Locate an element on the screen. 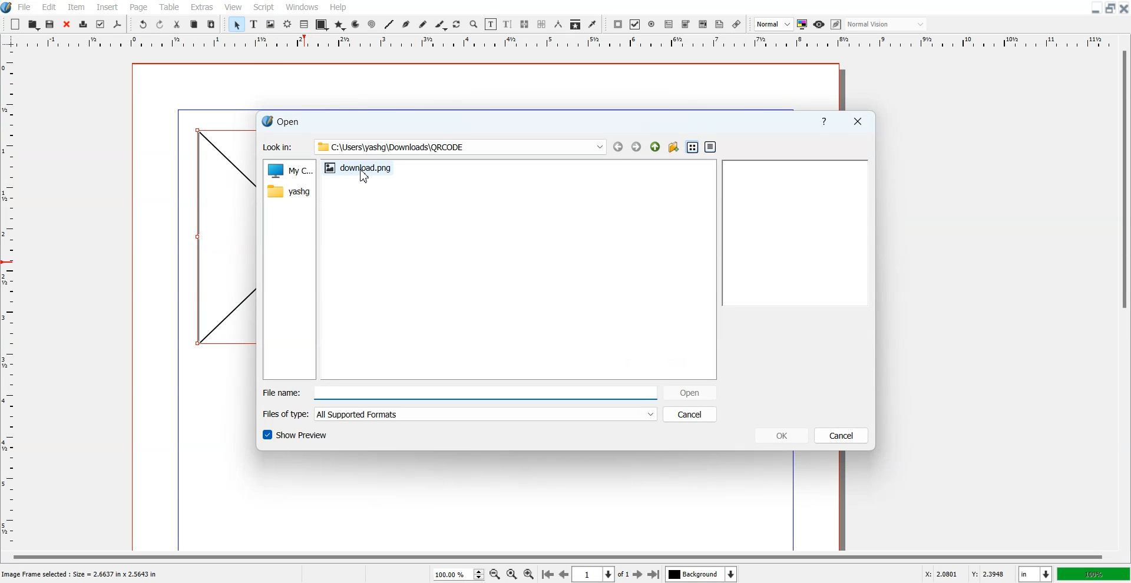 The image size is (1131, 583). Link Text frame is located at coordinates (524, 24).